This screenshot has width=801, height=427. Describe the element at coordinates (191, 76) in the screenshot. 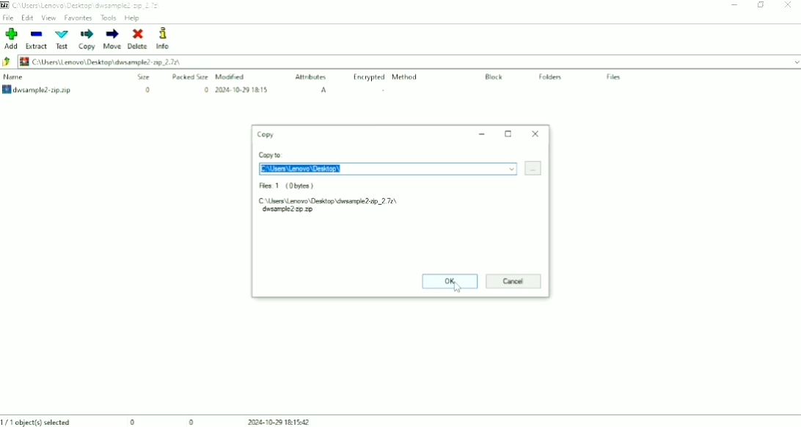

I see `Packed Size` at that location.